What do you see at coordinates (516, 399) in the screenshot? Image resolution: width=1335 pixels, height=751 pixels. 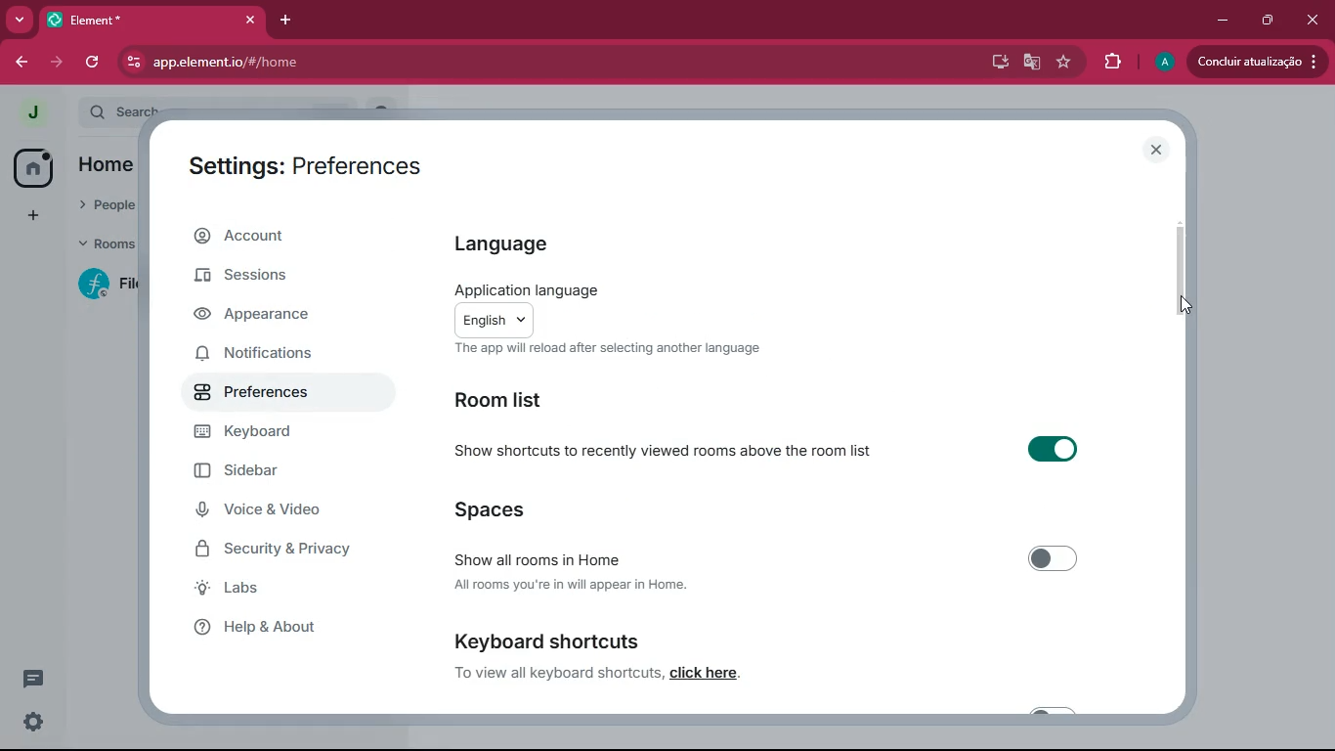 I see `room list` at bounding box center [516, 399].